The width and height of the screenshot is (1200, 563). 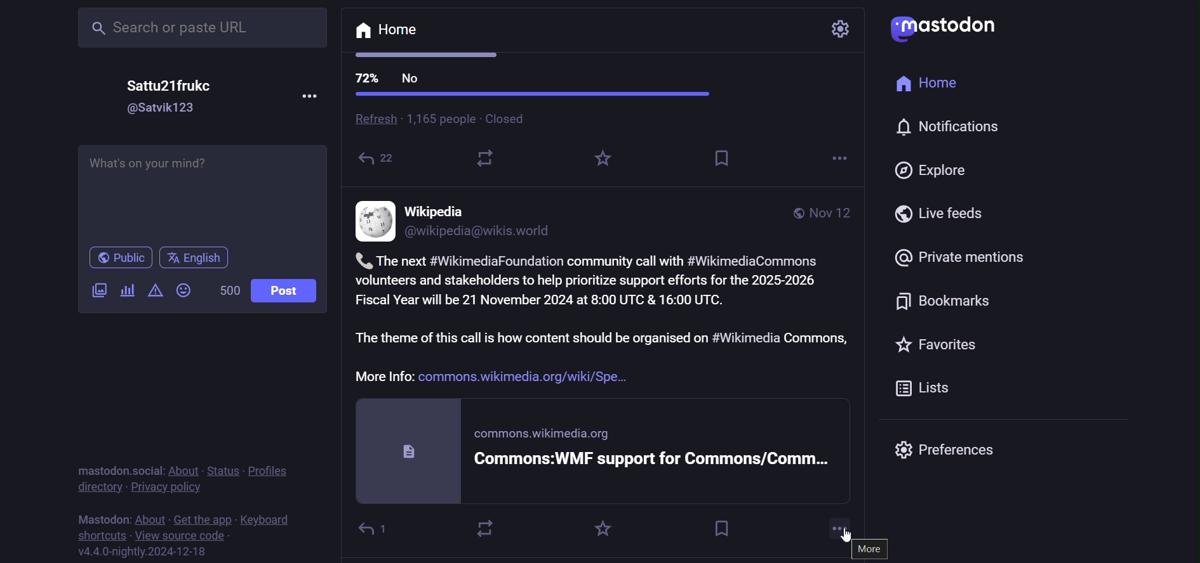 I want to click on refresh, so click(x=373, y=120).